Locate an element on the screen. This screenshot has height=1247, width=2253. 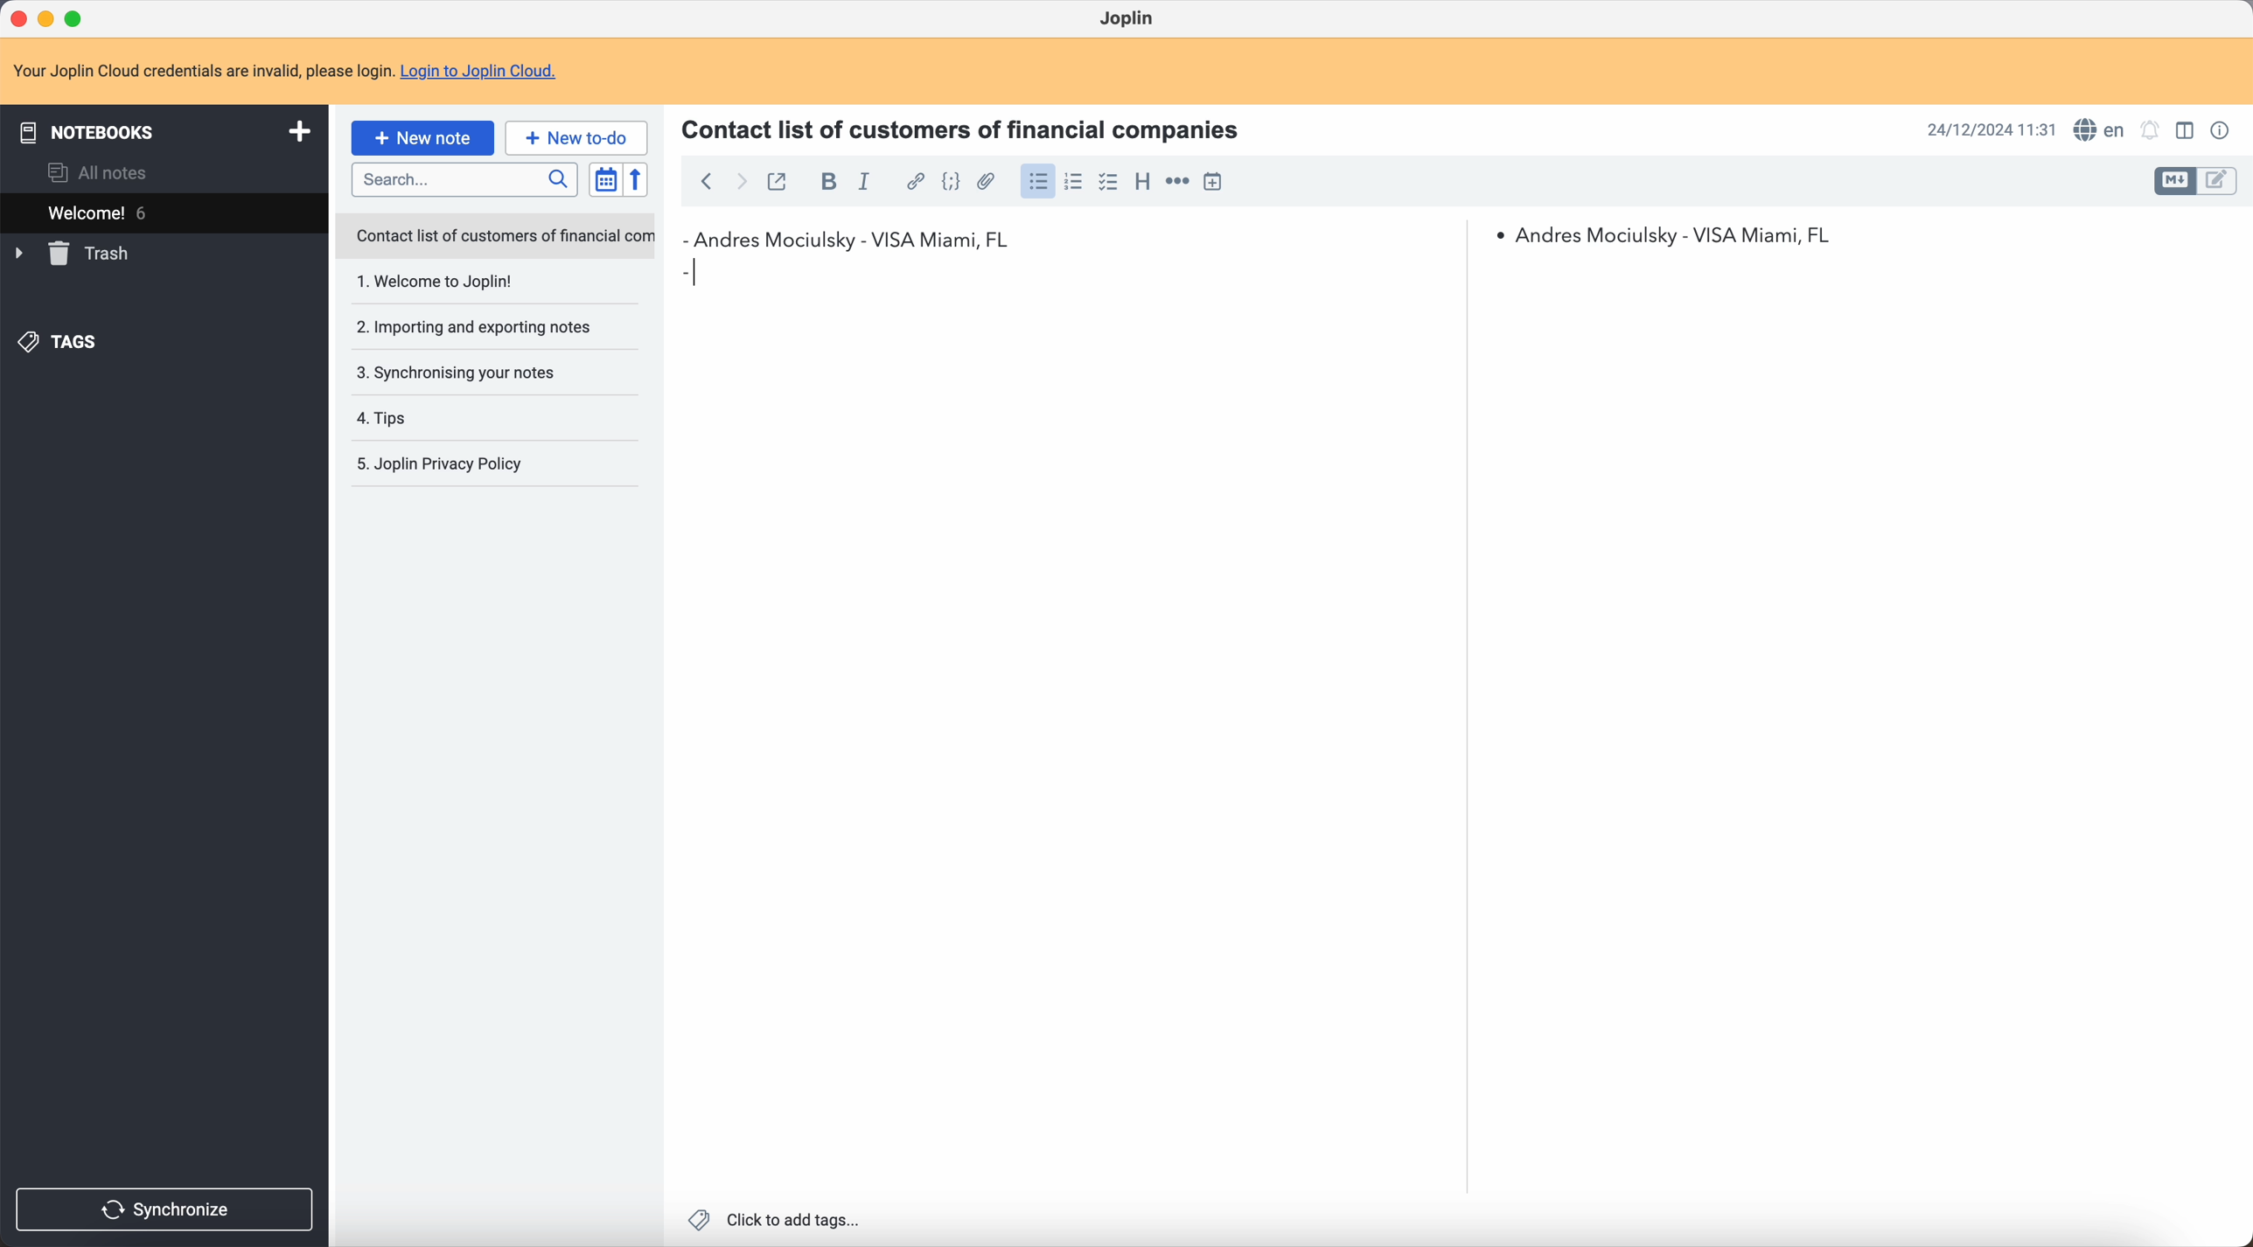
new to-do is located at coordinates (579, 136).